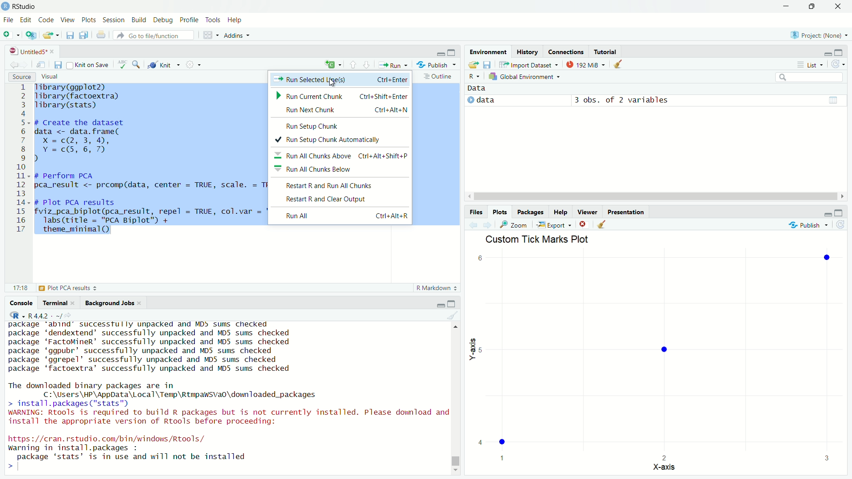 The image size is (852, 479). I want to click on save workspace as, so click(489, 63).